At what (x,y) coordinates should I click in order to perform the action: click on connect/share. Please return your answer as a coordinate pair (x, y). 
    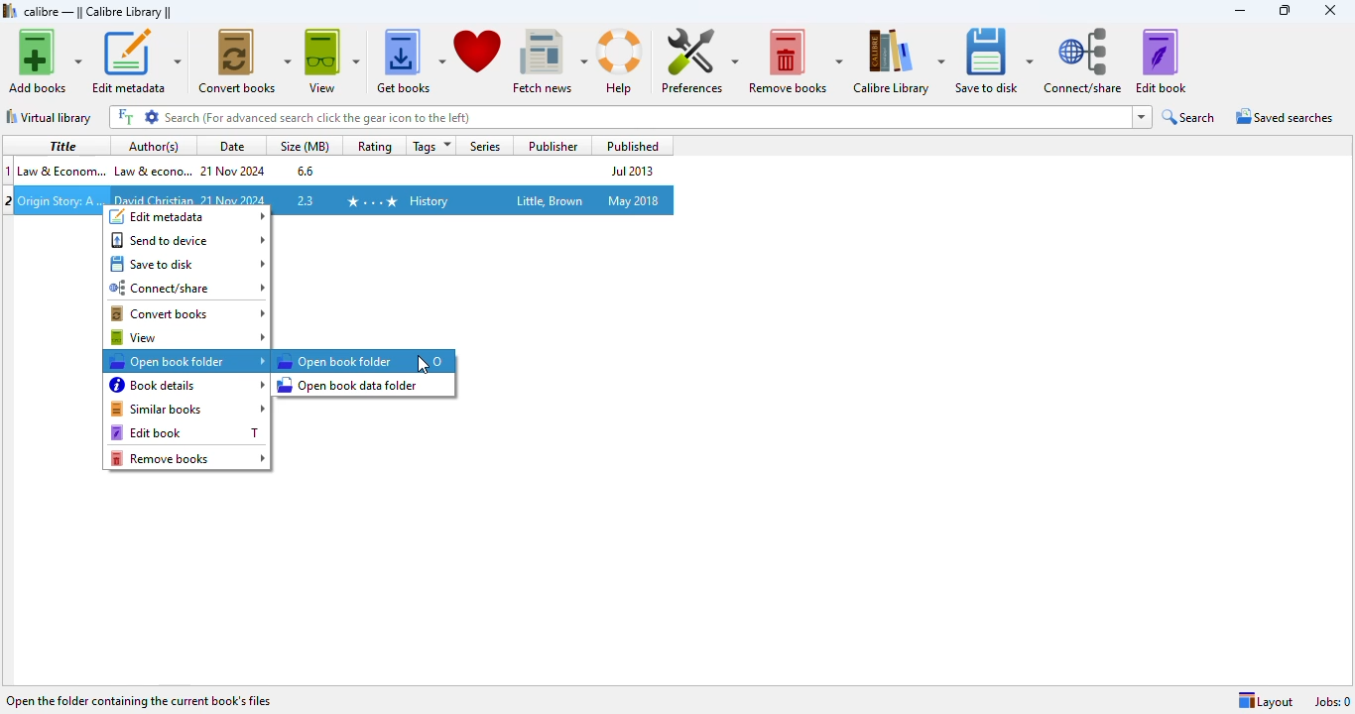
    Looking at the image, I should click on (1083, 61).